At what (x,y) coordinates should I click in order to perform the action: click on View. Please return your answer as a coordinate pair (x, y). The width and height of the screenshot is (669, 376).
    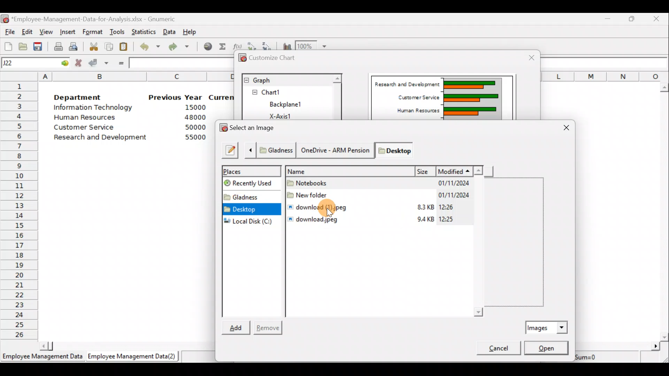
    Looking at the image, I should click on (46, 31).